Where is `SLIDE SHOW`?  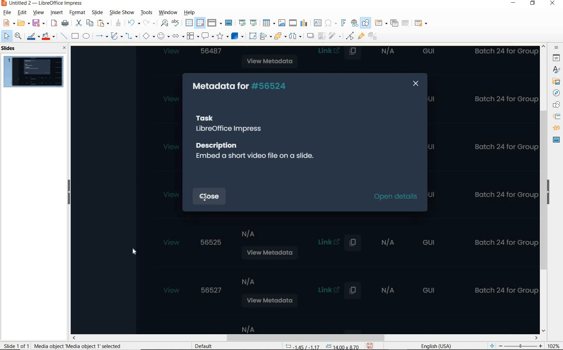 SLIDE SHOW is located at coordinates (121, 13).